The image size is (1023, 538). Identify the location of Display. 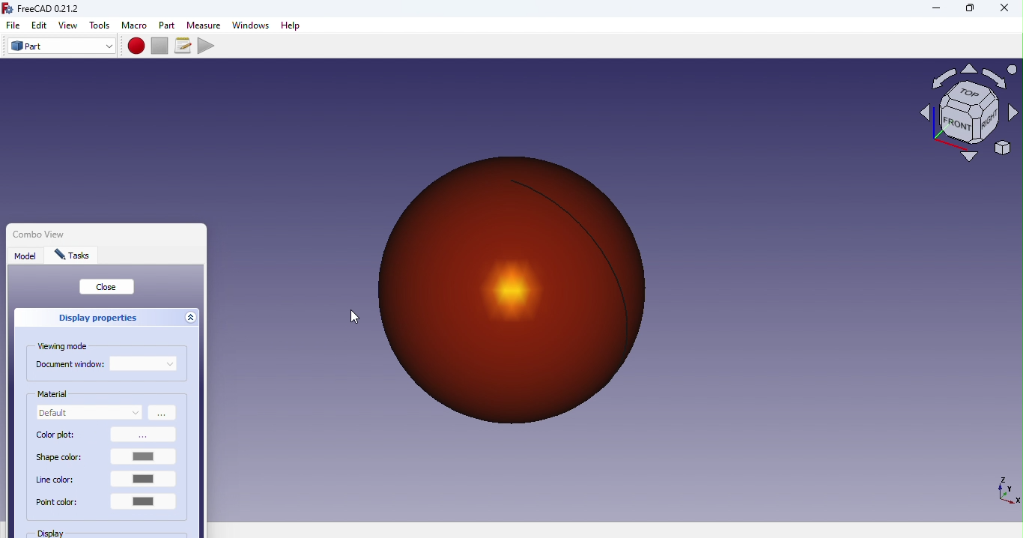
(72, 534).